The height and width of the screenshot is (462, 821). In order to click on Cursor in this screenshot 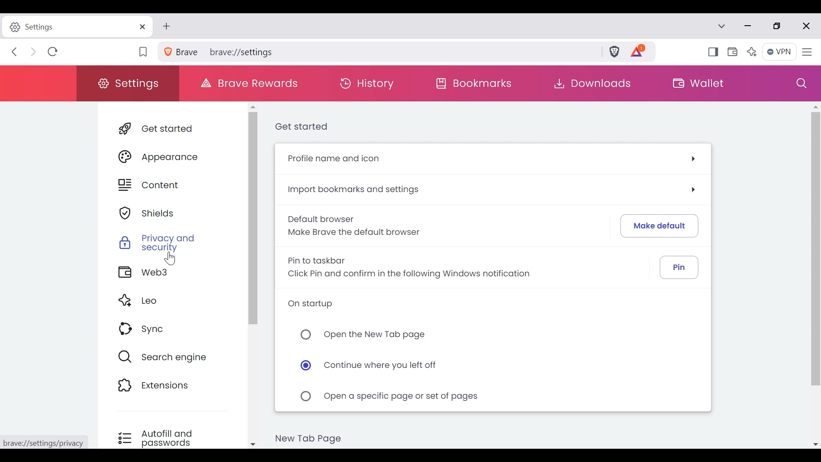, I will do `click(171, 258)`.